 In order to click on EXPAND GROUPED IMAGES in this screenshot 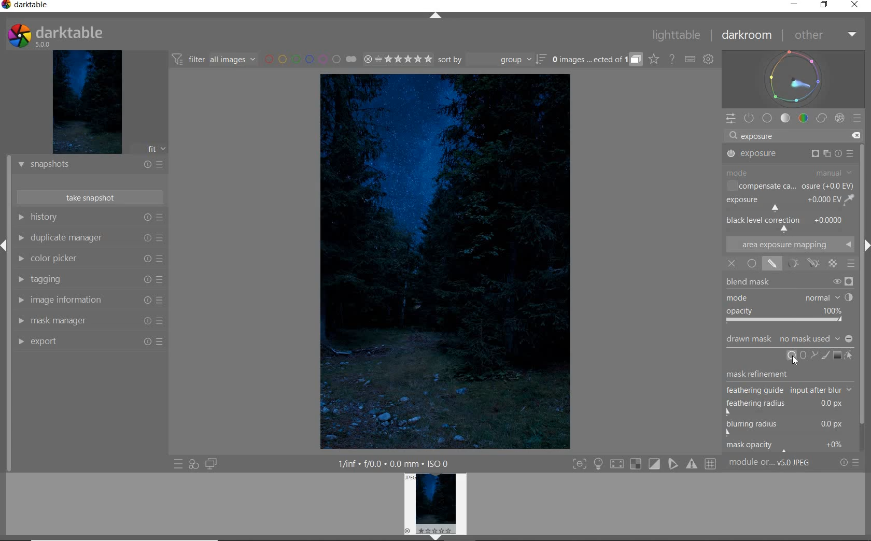, I will do `click(597, 59)`.